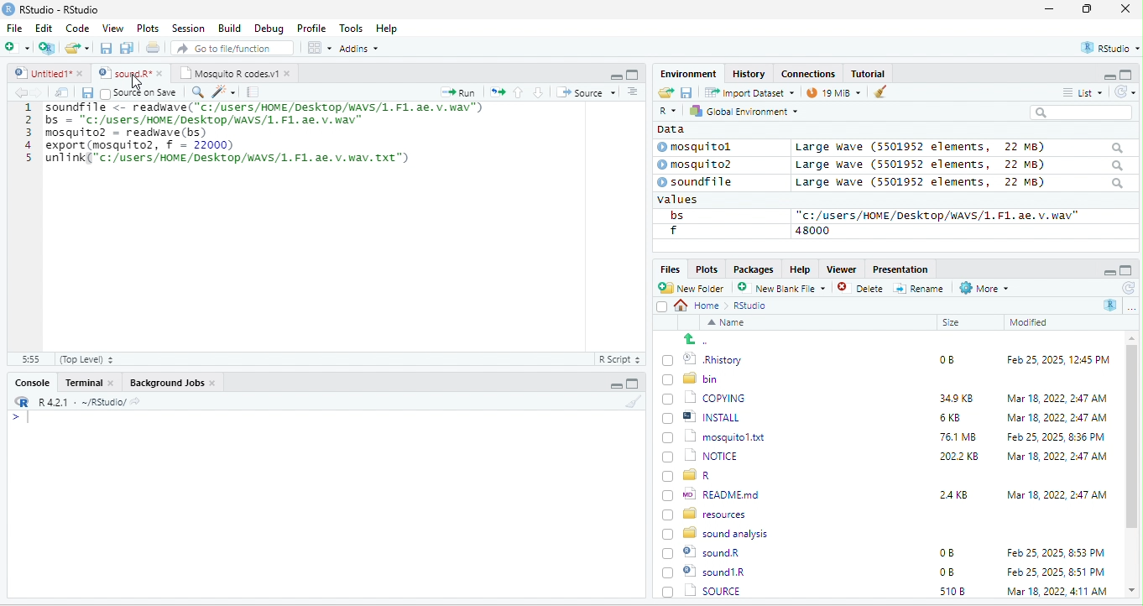 The width and height of the screenshot is (1143, 606). Describe the element at coordinates (23, 93) in the screenshot. I see `back` at that location.